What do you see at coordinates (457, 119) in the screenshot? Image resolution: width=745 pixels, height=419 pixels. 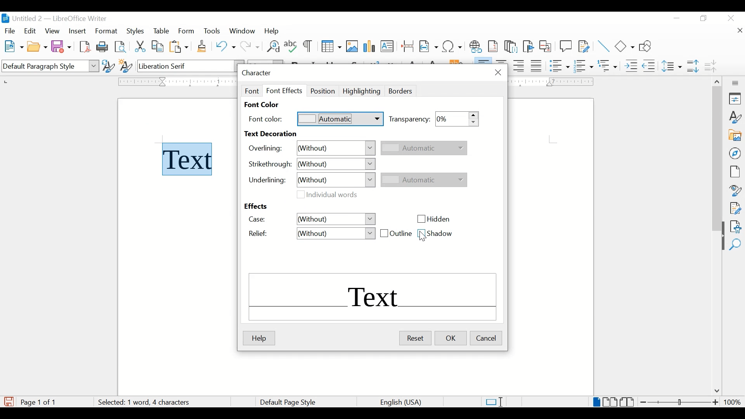 I see `transparency stepper button` at bounding box center [457, 119].